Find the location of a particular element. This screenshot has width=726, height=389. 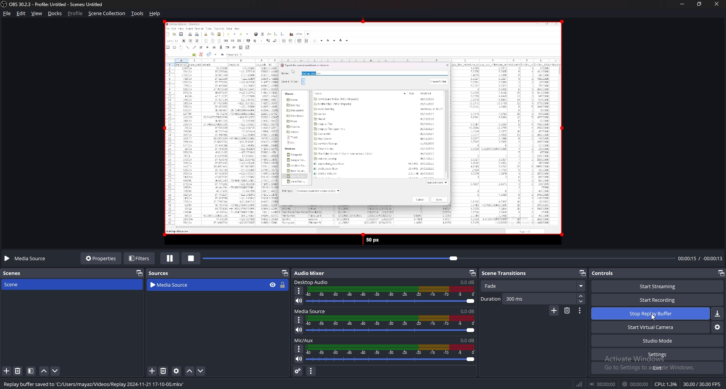

profile is located at coordinates (75, 13).